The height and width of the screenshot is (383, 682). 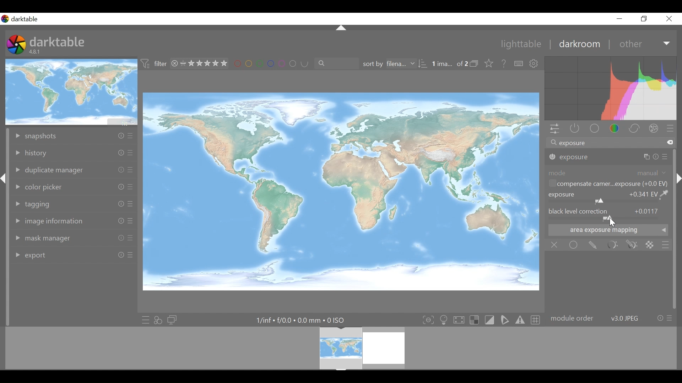 I want to click on quick access for applying any of styles, so click(x=158, y=319).